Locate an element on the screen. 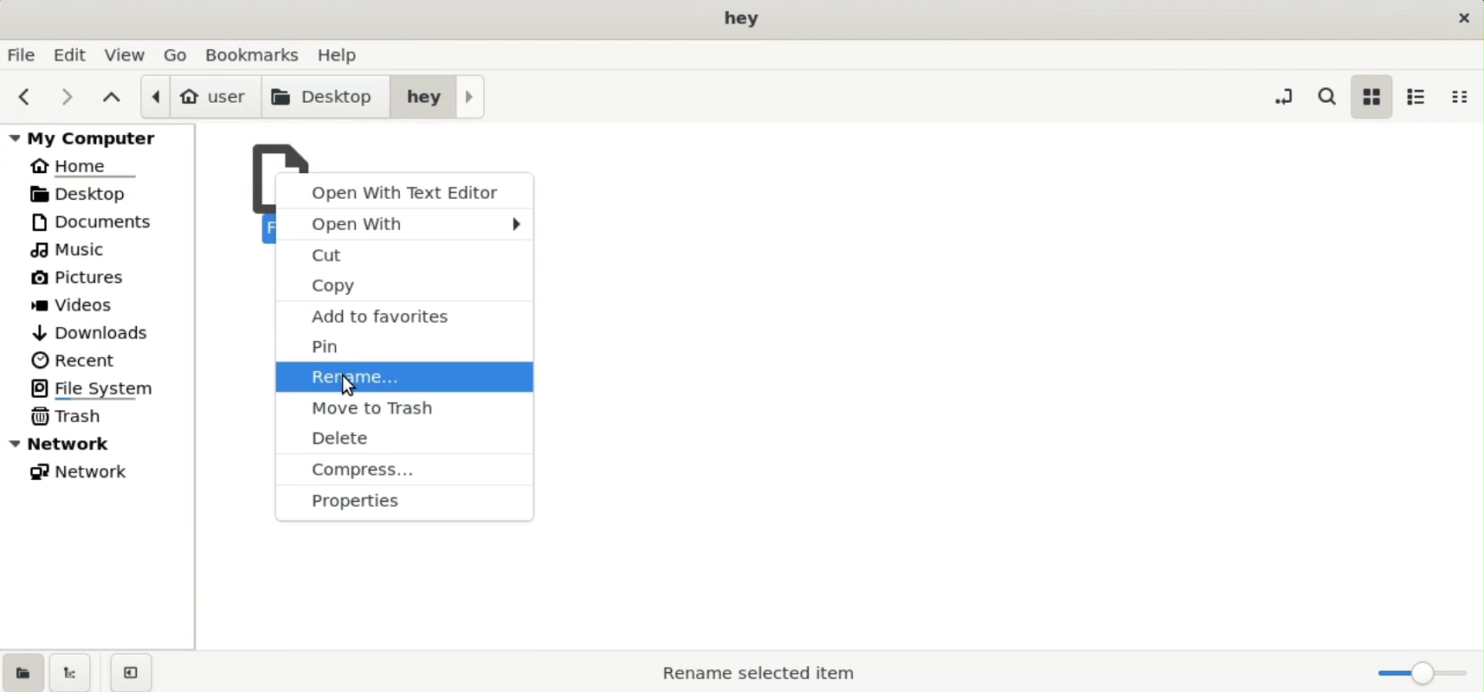 This screenshot has height=692, width=1484. compact view is located at coordinates (1465, 97).